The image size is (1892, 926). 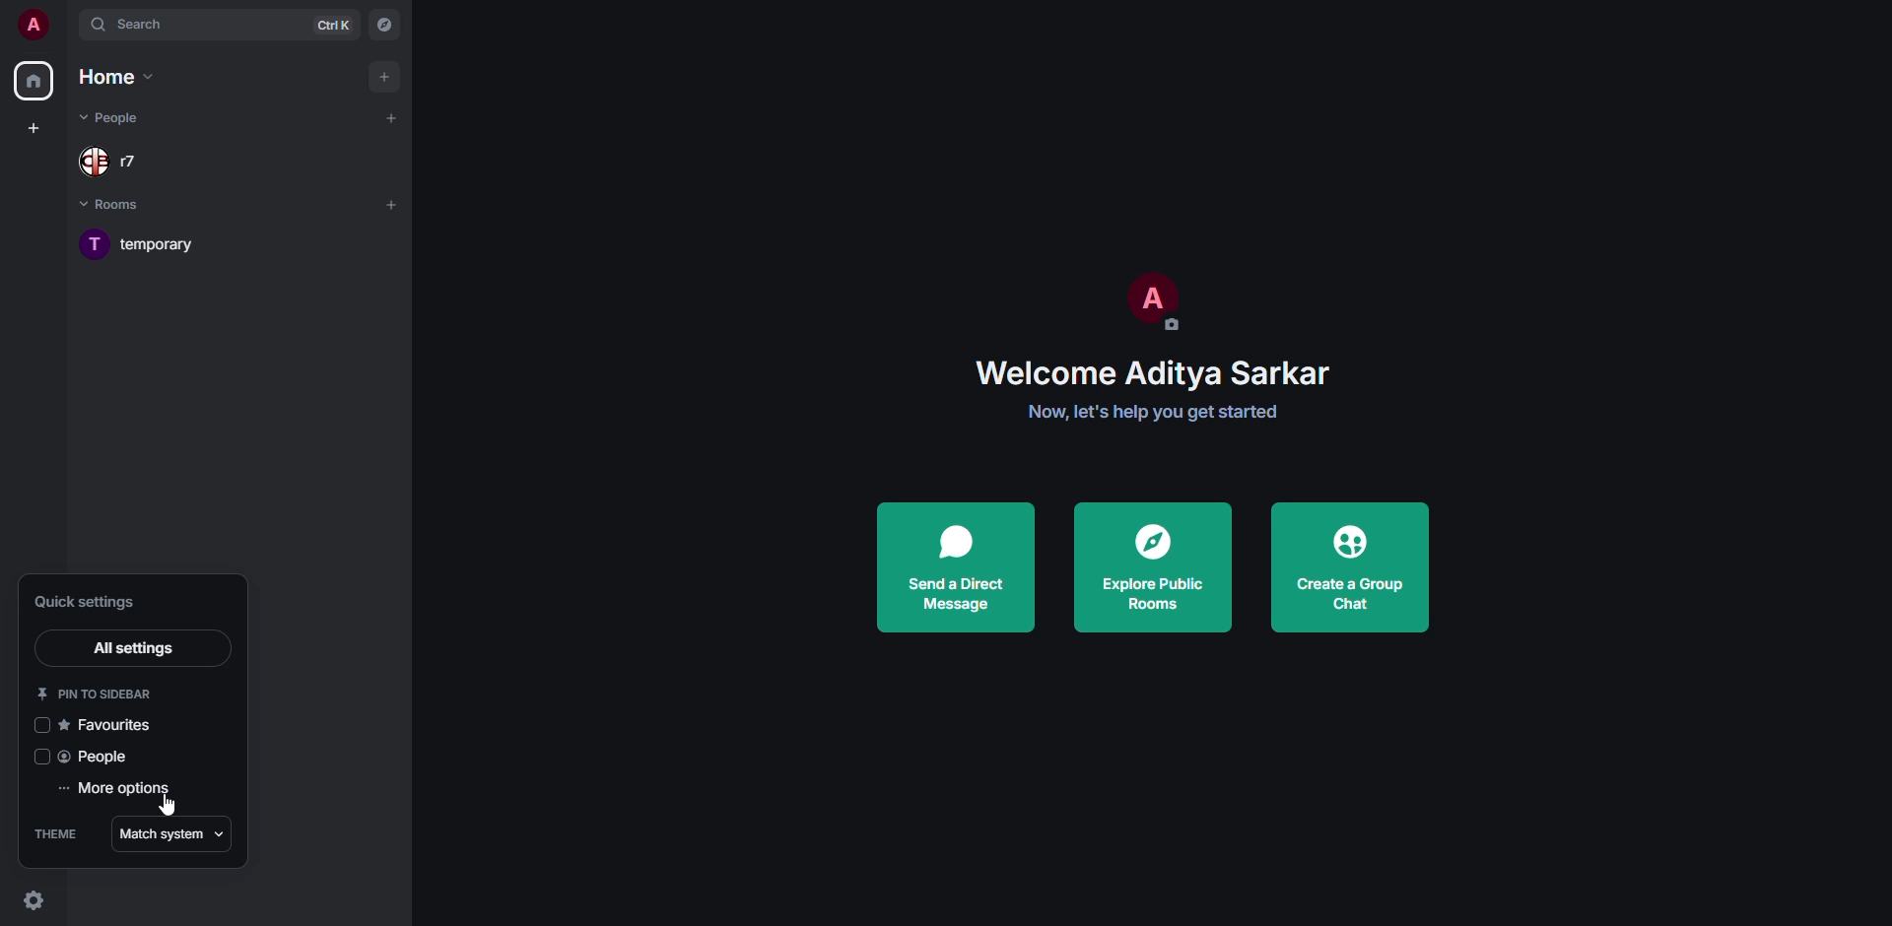 What do you see at coordinates (385, 24) in the screenshot?
I see `navigator` at bounding box center [385, 24].